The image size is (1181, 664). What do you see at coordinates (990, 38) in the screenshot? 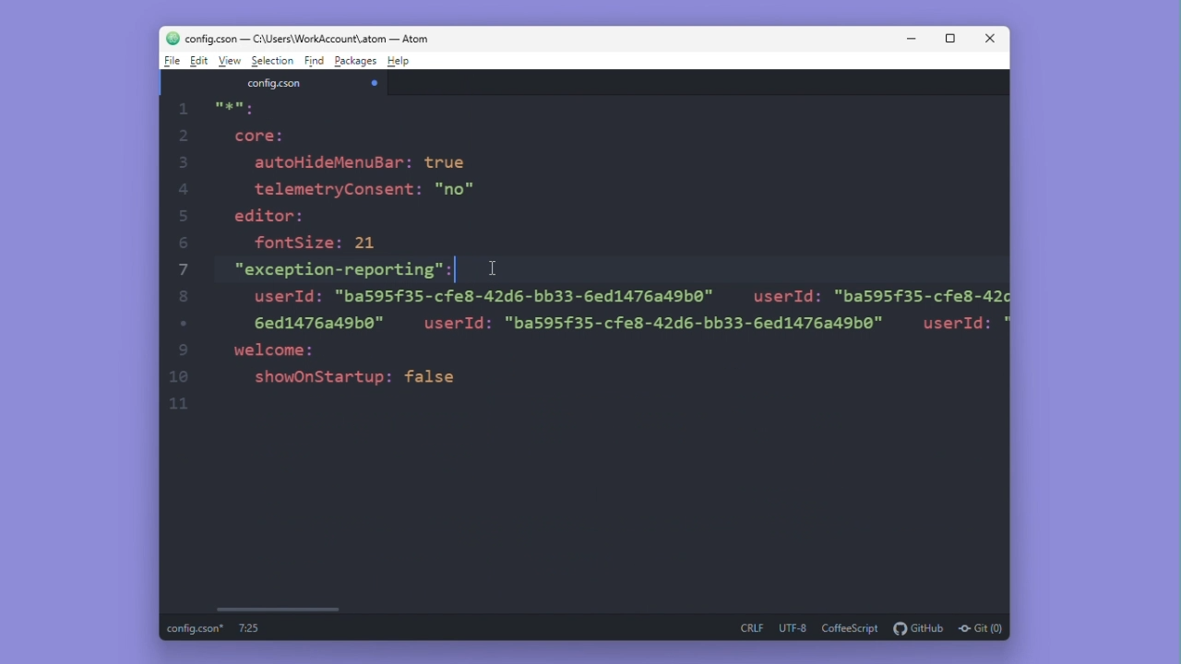
I see `Close` at bounding box center [990, 38].